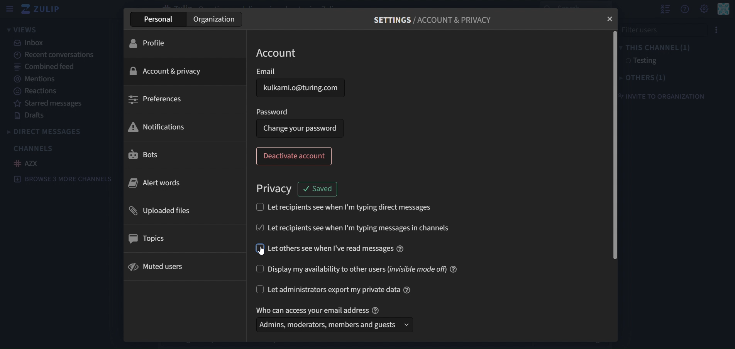 The width and height of the screenshot is (735, 349). I want to click on others, so click(648, 77).